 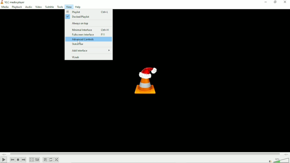 What do you see at coordinates (51, 160) in the screenshot?
I see `Toggle between loop all, loop one and no loop` at bounding box center [51, 160].